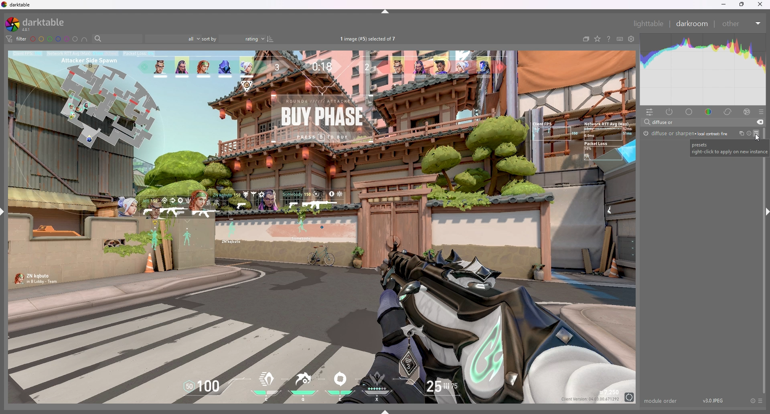 This screenshot has width=770, height=414. Describe the element at coordinates (608, 39) in the screenshot. I see `online help` at that location.